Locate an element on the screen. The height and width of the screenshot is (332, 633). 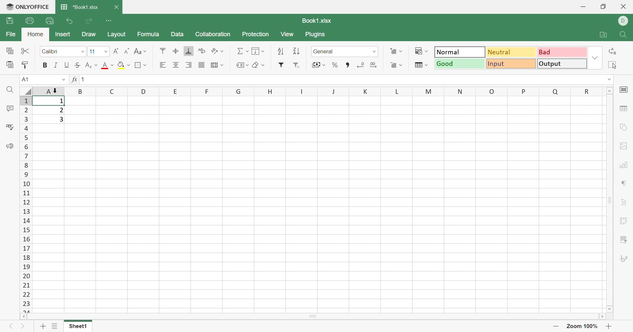
Formula is located at coordinates (147, 35).